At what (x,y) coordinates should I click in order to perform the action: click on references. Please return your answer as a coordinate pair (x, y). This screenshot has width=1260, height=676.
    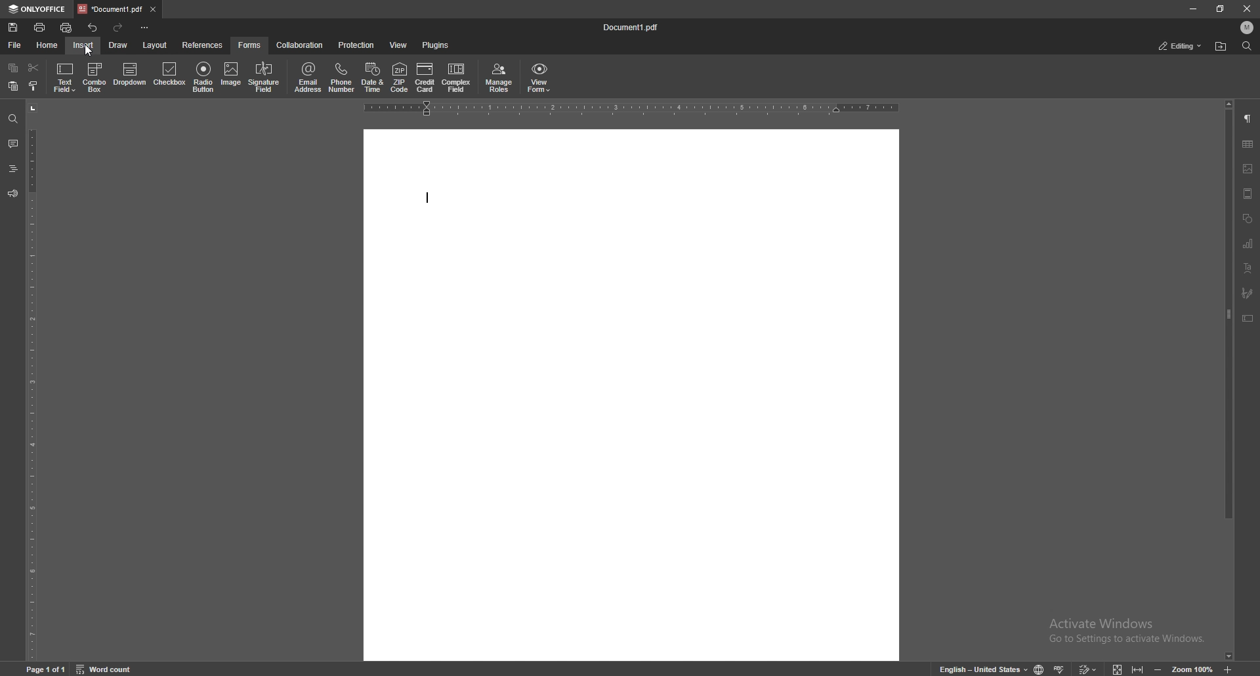
    Looking at the image, I should click on (202, 45).